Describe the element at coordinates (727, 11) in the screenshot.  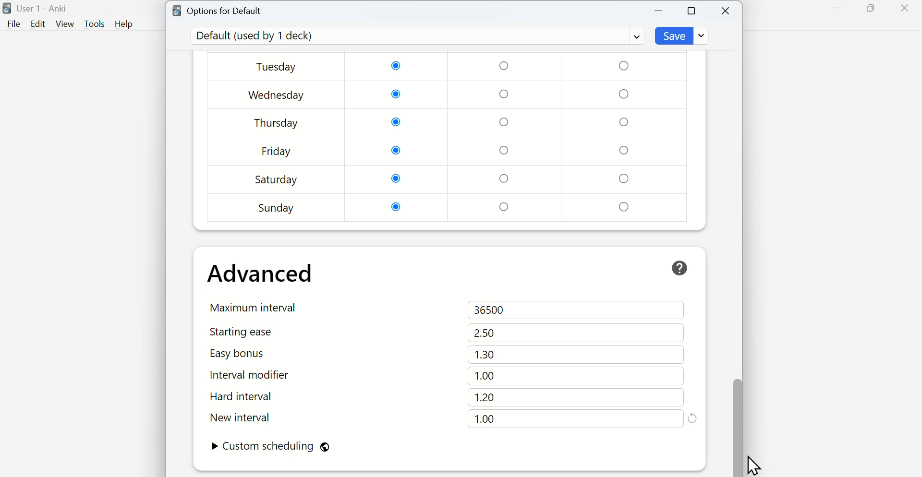
I see `Close` at that location.